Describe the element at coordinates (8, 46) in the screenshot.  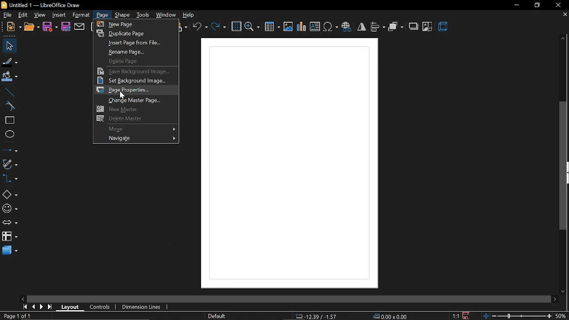
I see `select` at that location.